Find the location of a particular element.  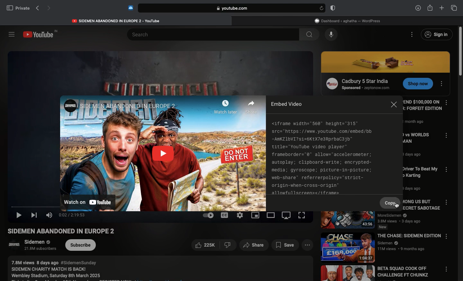

Options is located at coordinates (443, 82).